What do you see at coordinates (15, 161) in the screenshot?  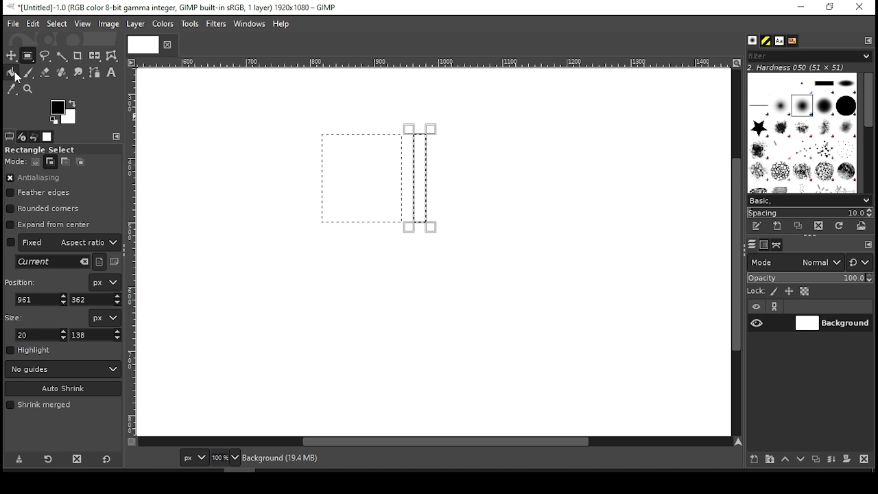 I see `move:` at bounding box center [15, 161].